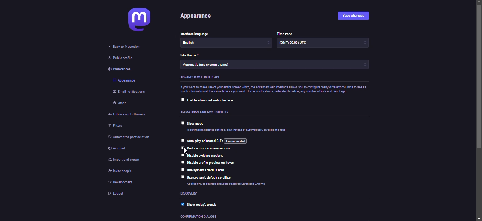 This screenshot has width=482, height=221. Describe the element at coordinates (125, 81) in the screenshot. I see `appearance` at that location.